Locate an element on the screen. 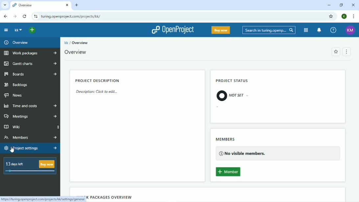 This screenshot has width=359, height=202. News is located at coordinates (13, 96).